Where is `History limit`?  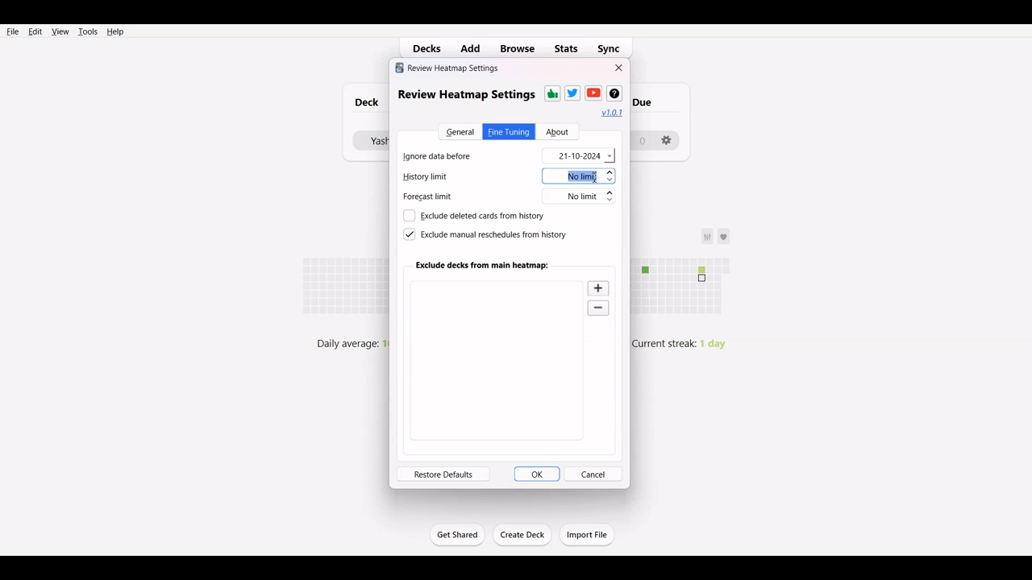
History limit is located at coordinates (441, 178).